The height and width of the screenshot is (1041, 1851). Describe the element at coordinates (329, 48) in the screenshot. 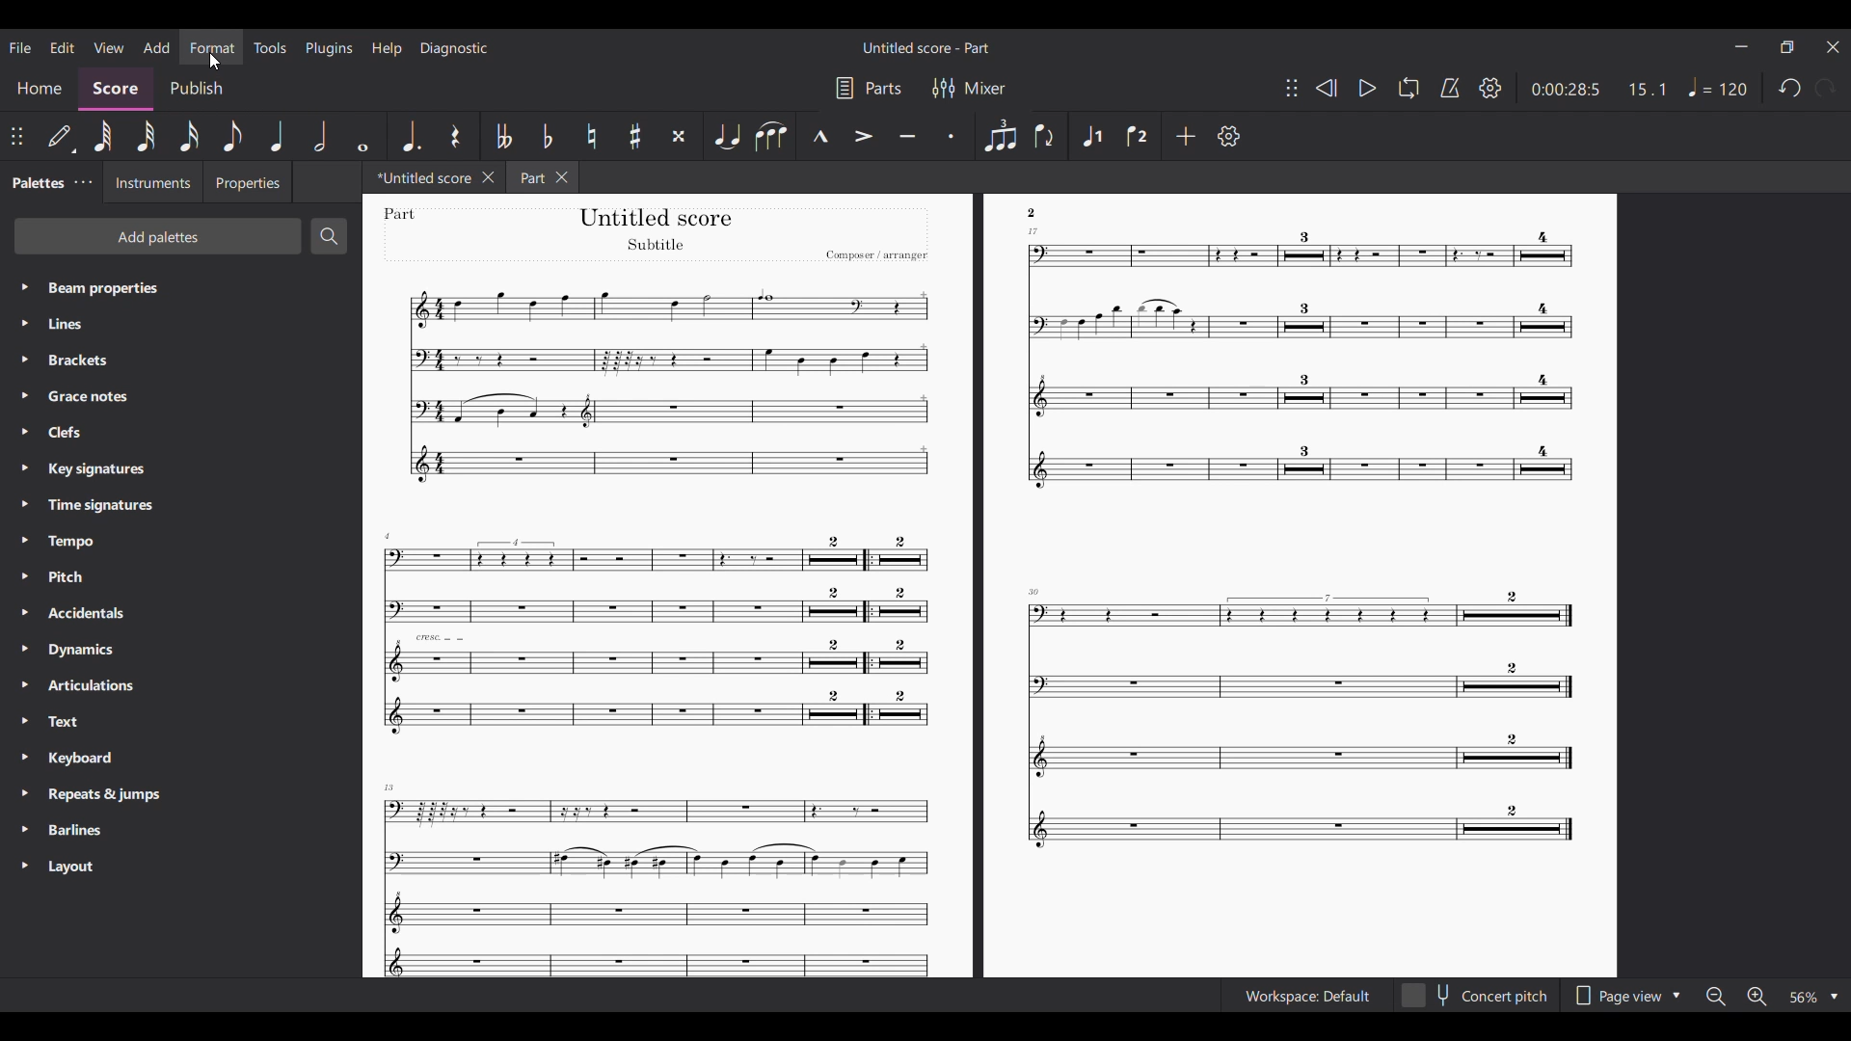

I see `Plugins menu` at that location.